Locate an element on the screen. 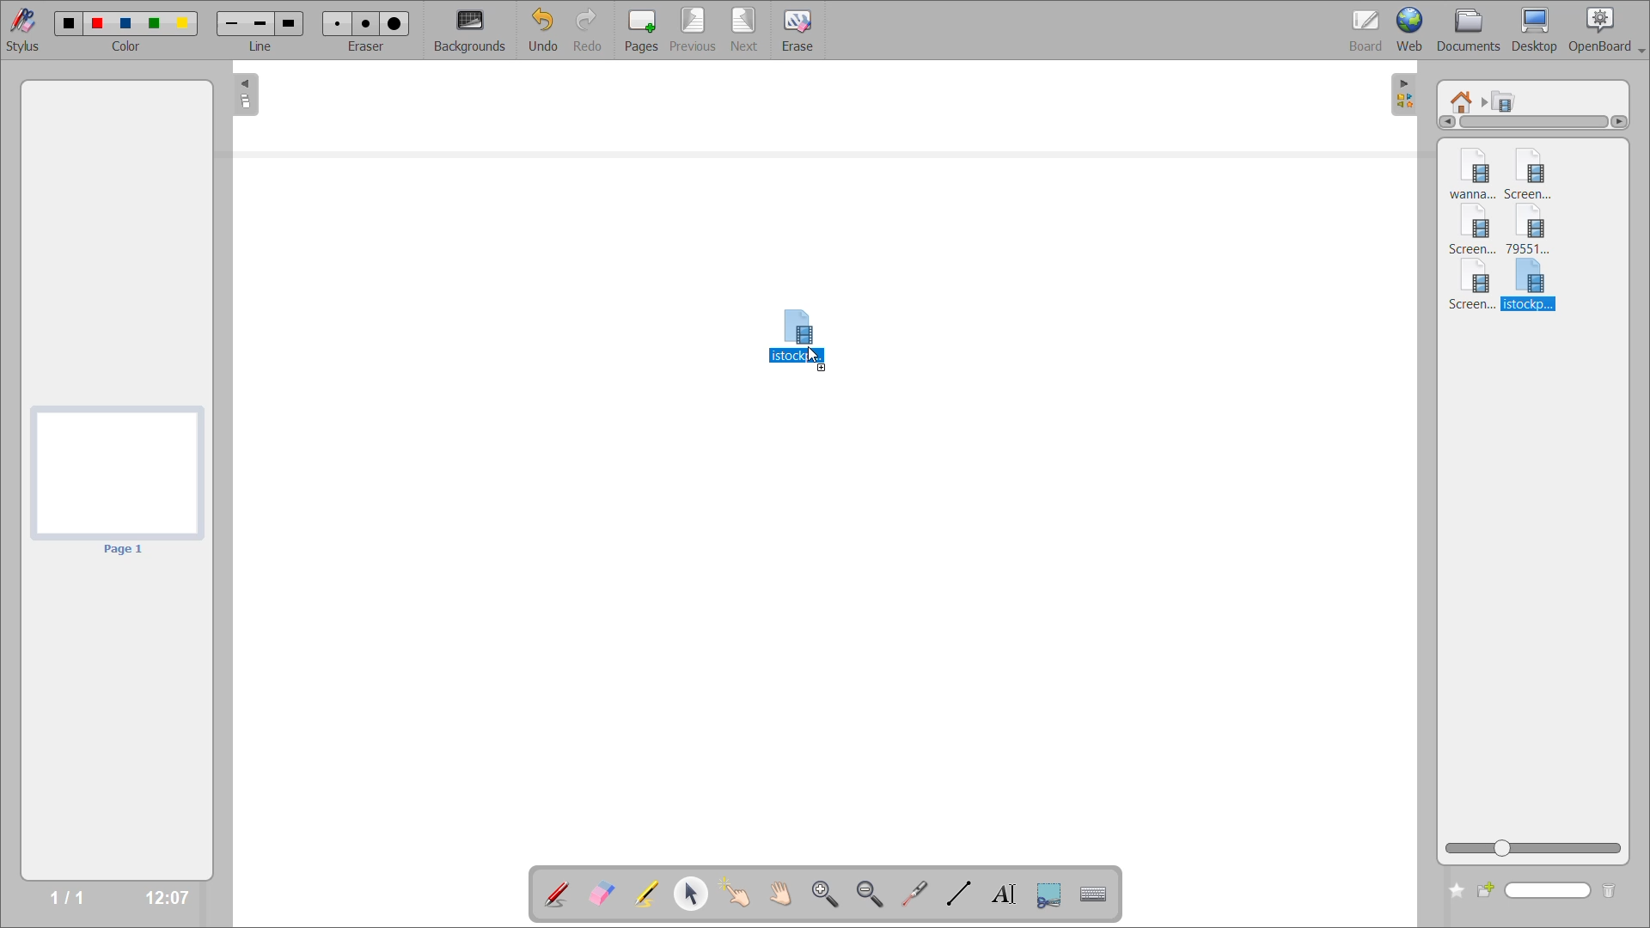 This screenshot has height=928, width=1650. video placed on board is located at coordinates (793, 321).